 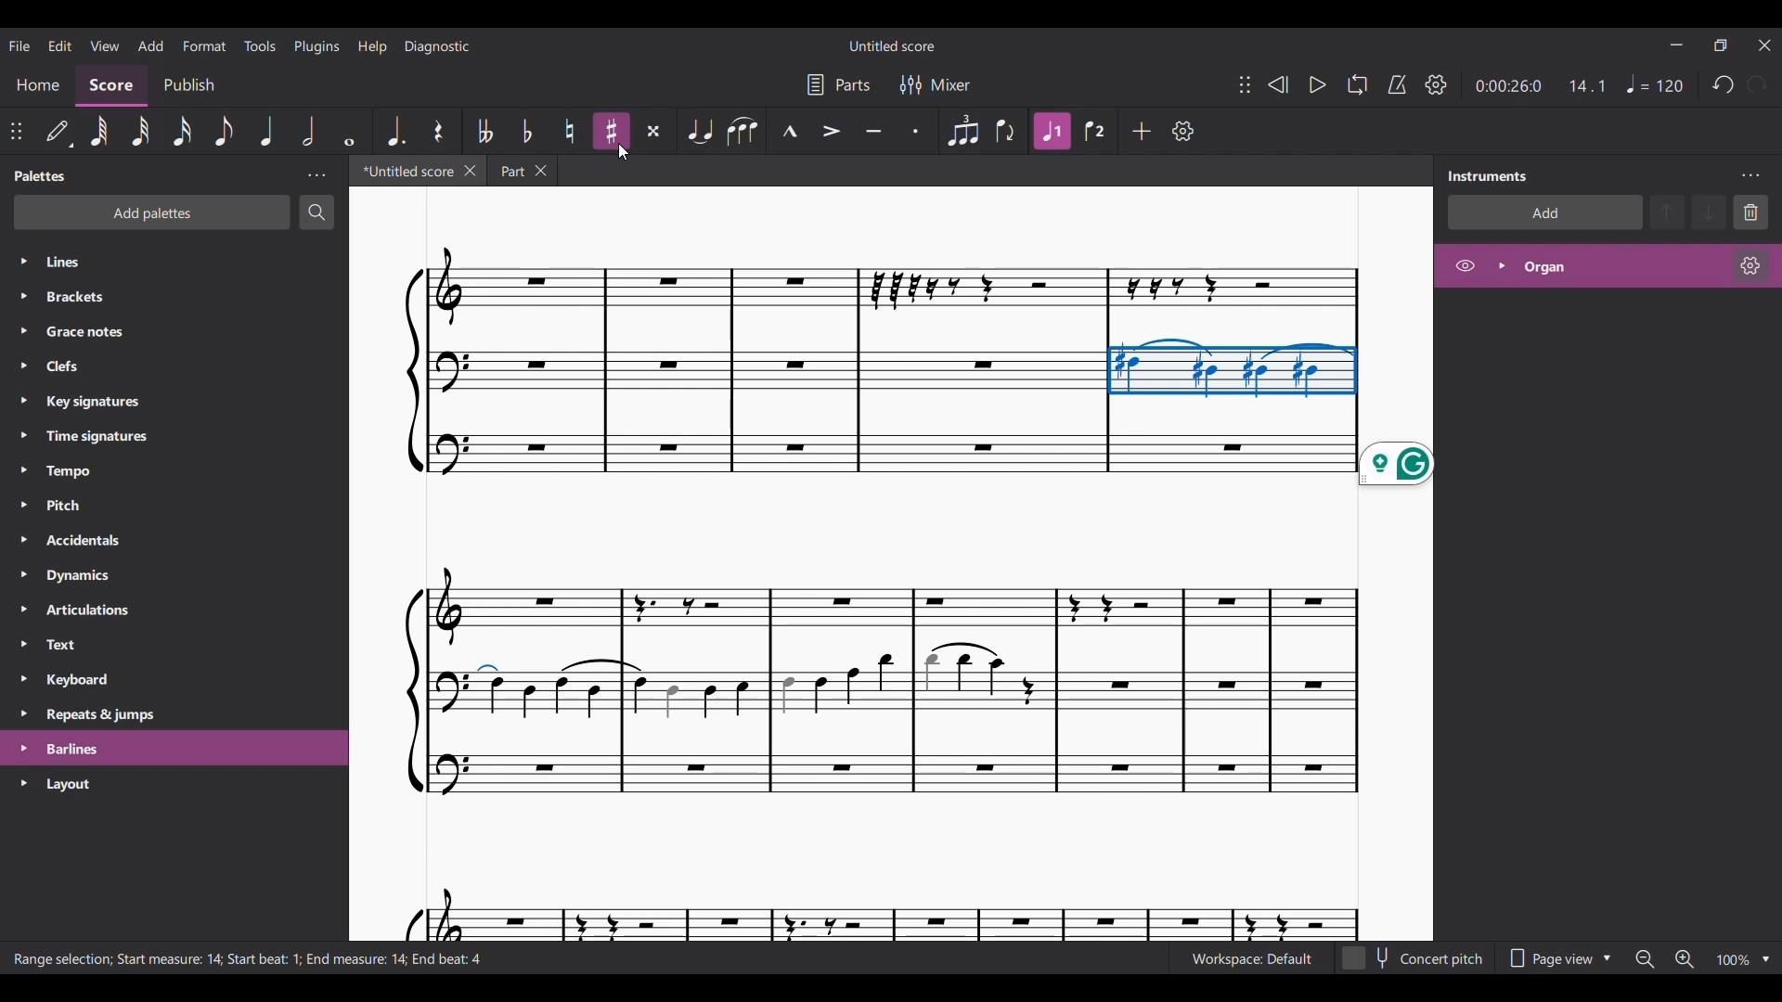 I want to click on Expand respective palettes, so click(x=22, y=521).